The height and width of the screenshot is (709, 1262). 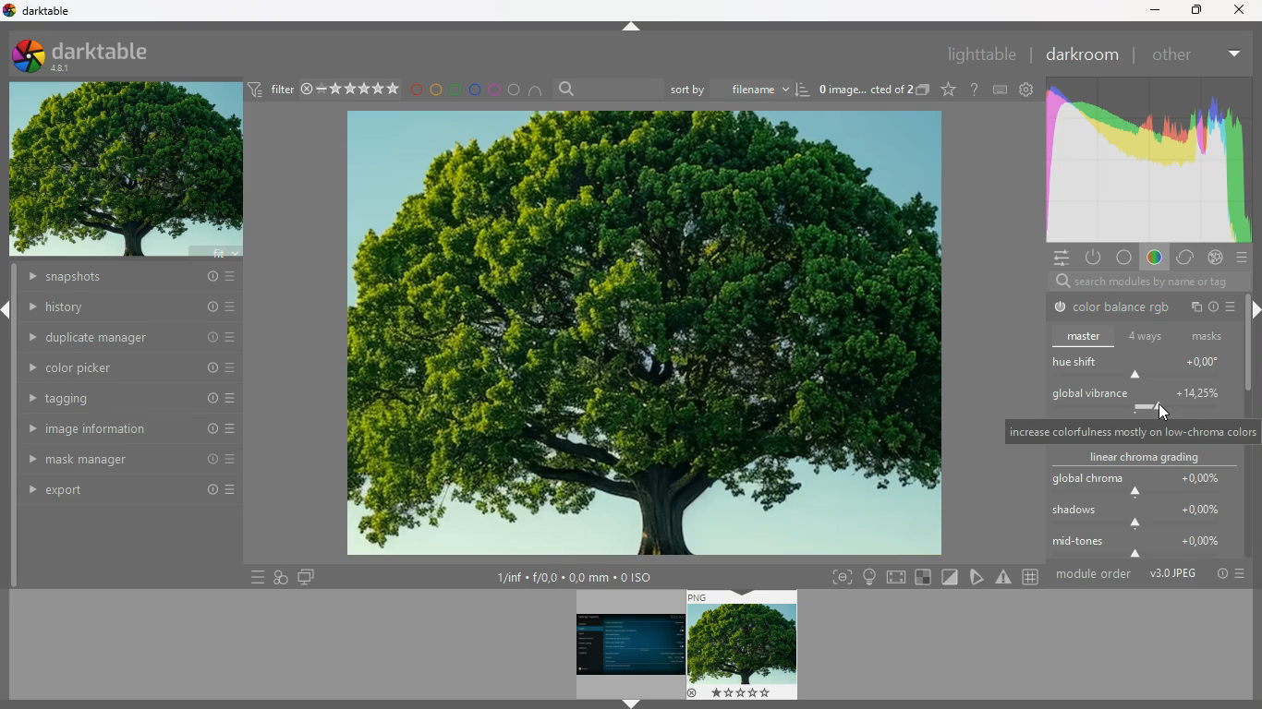 What do you see at coordinates (8, 311) in the screenshot?
I see `arrow` at bounding box center [8, 311].